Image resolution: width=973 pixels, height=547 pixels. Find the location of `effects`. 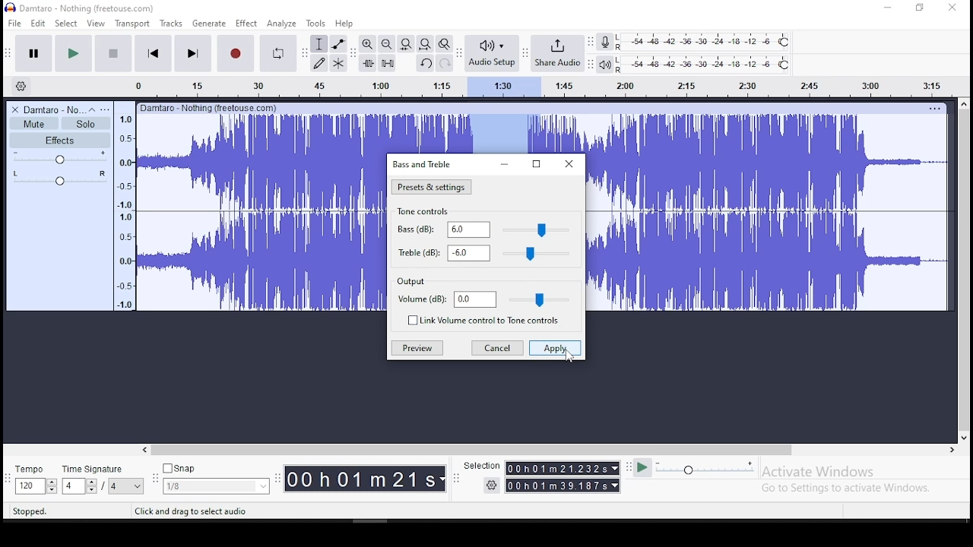

effects is located at coordinates (60, 140).